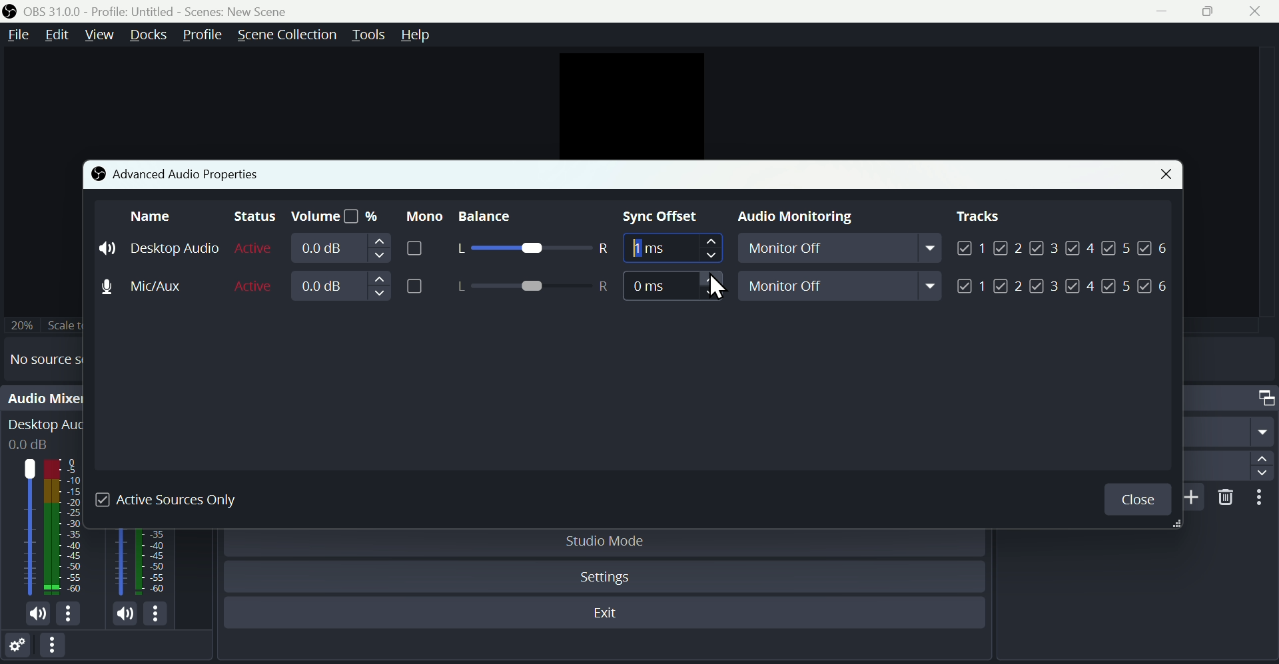 The image size is (1279, 664). Describe the element at coordinates (167, 11) in the screenshot. I see `OBS 31.0 .0 profile: untitled Scene: New scene` at that location.